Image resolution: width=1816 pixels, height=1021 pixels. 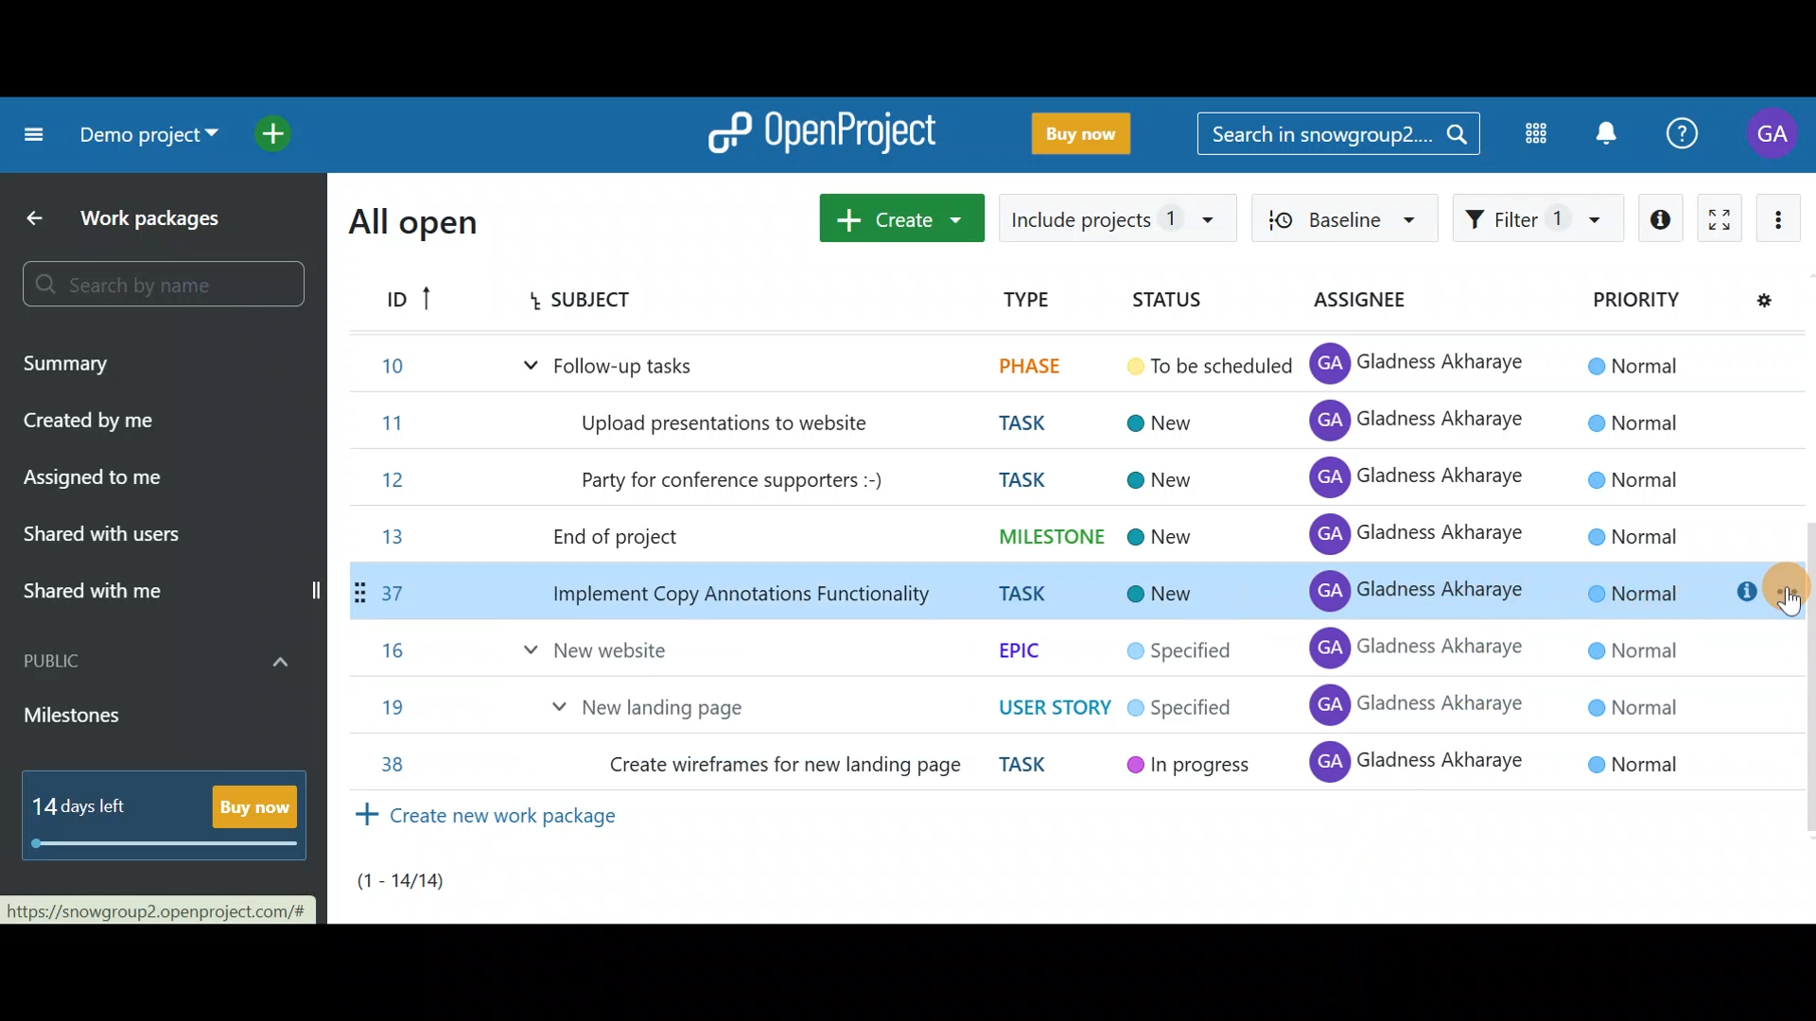 I want to click on GA Gladness Akharaye, so click(x=1417, y=762).